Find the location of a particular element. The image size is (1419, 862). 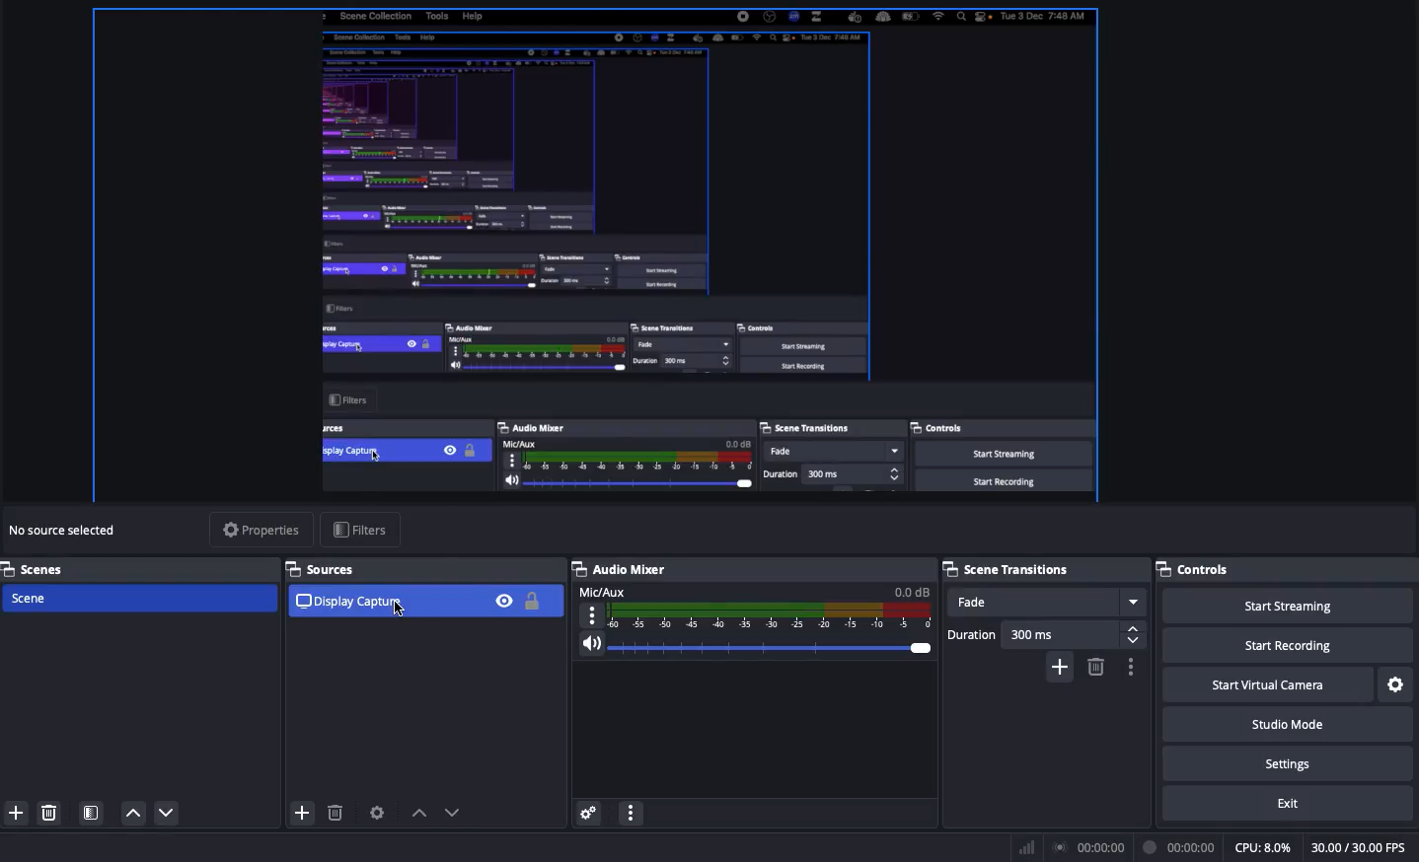

Visible is located at coordinates (505, 599).